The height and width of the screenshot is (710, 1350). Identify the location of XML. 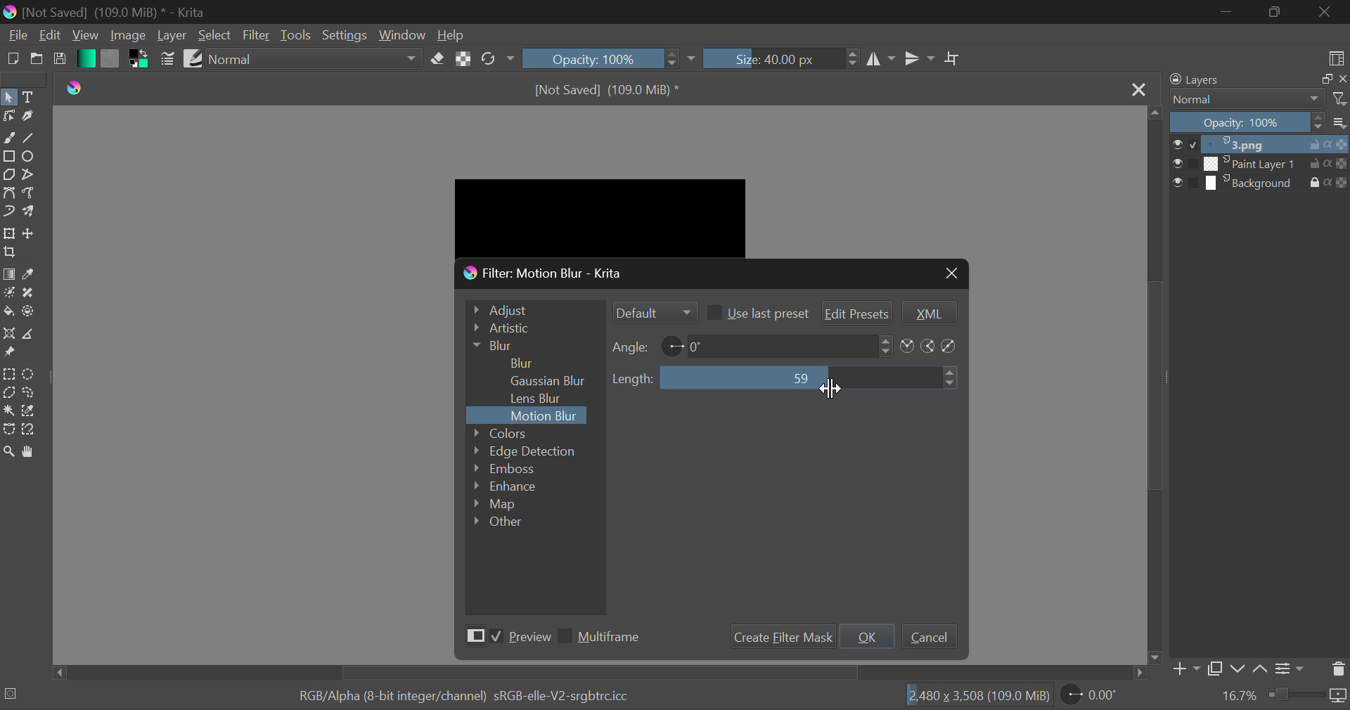
(927, 314).